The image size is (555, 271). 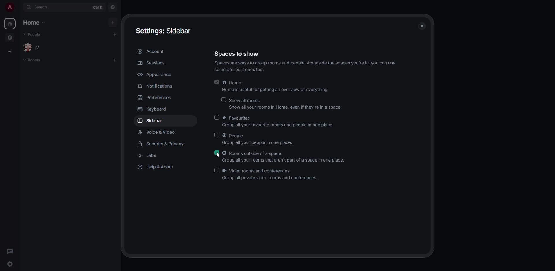 I want to click on people, so click(x=259, y=139).